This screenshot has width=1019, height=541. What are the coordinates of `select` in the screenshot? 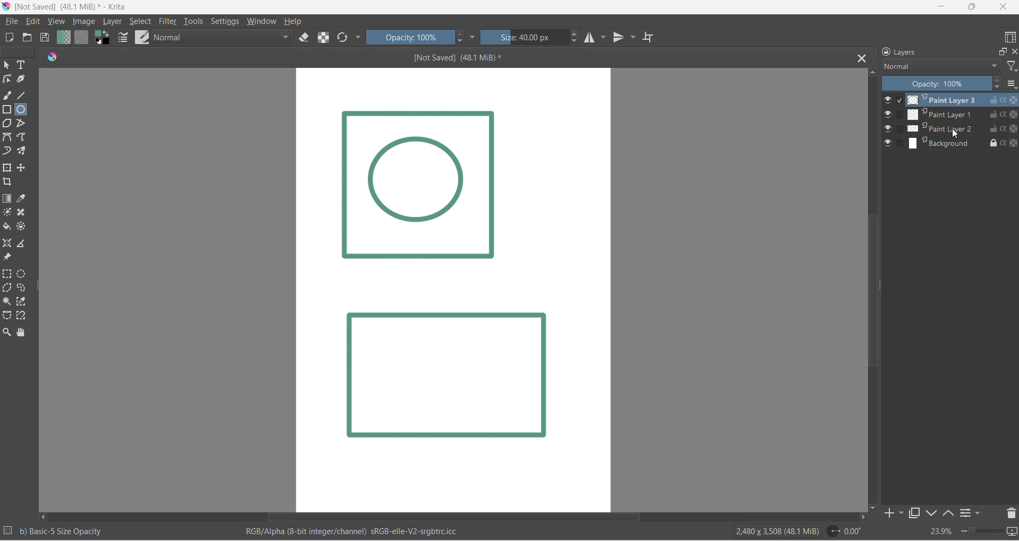 It's located at (7, 65).